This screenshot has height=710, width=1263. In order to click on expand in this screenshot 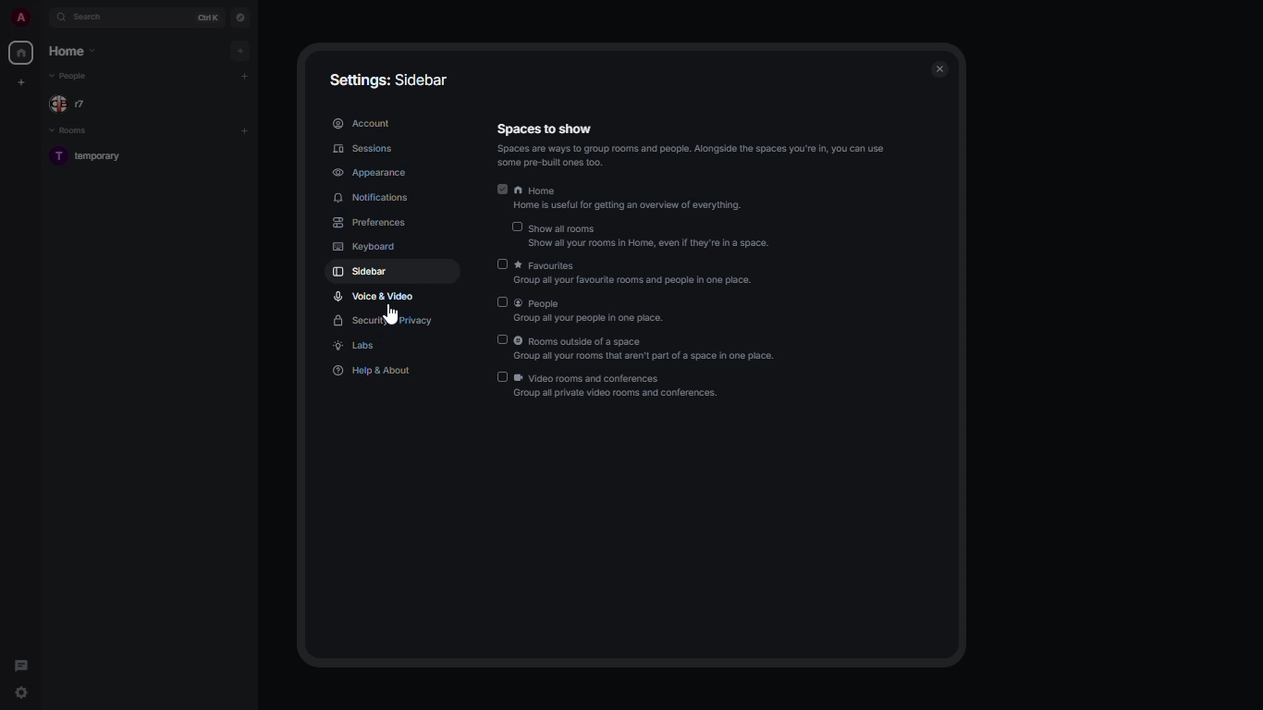, I will do `click(43, 17)`.